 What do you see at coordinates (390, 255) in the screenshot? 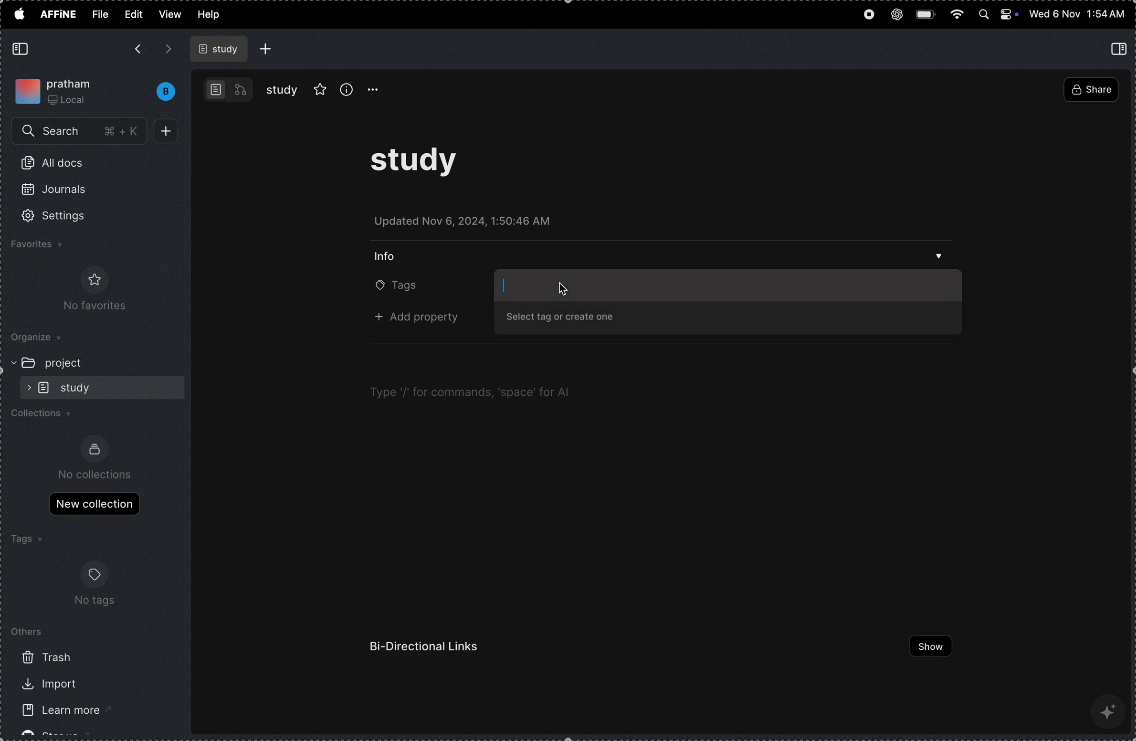
I see `info` at bounding box center [390, 255].